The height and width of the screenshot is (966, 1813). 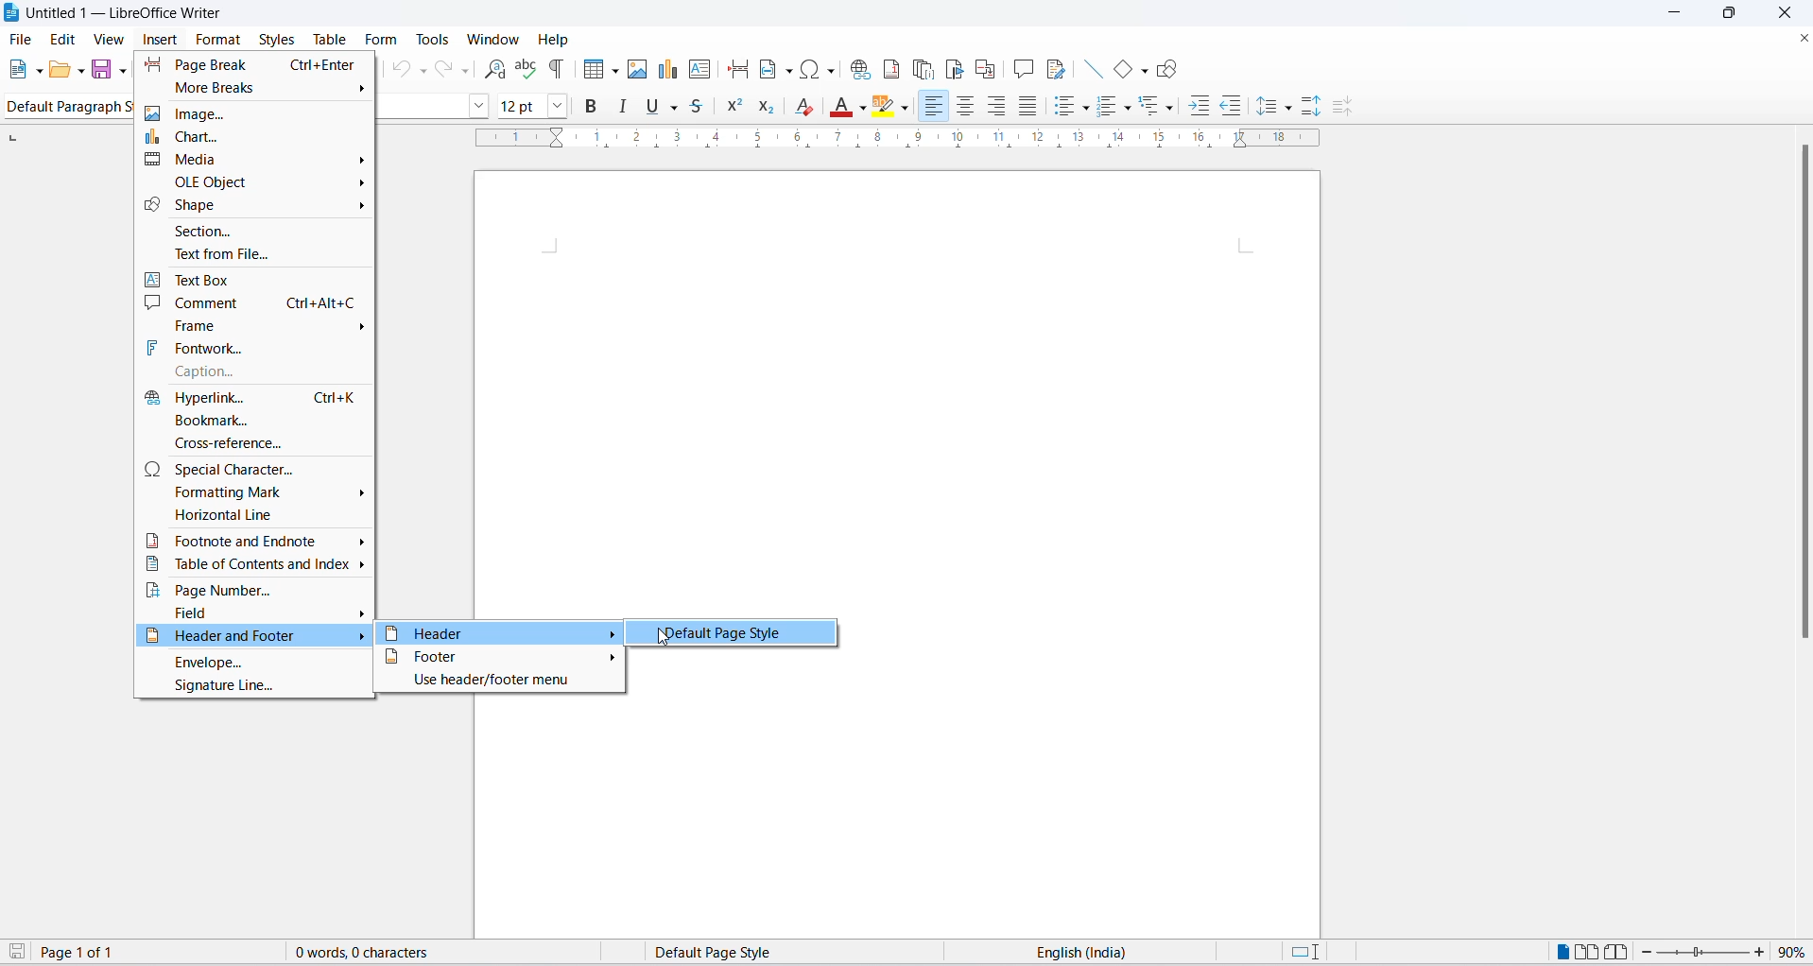 I want to click on basic shapes, so click(x=1116, y=65).